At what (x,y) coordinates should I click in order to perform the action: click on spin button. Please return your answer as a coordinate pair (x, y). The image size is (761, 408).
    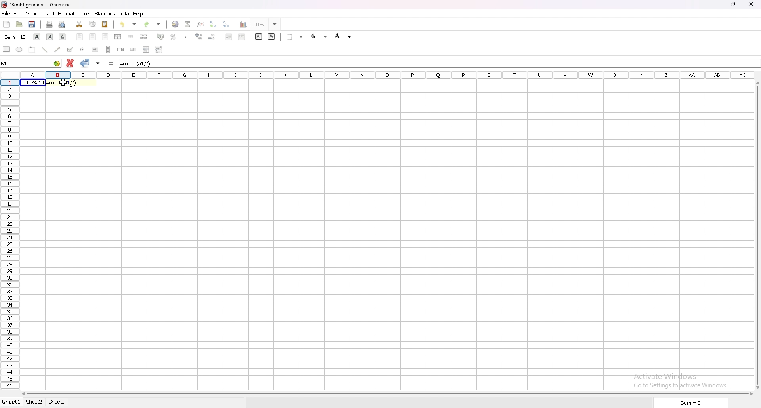
    Looking at the image, I should click on (120, 50).